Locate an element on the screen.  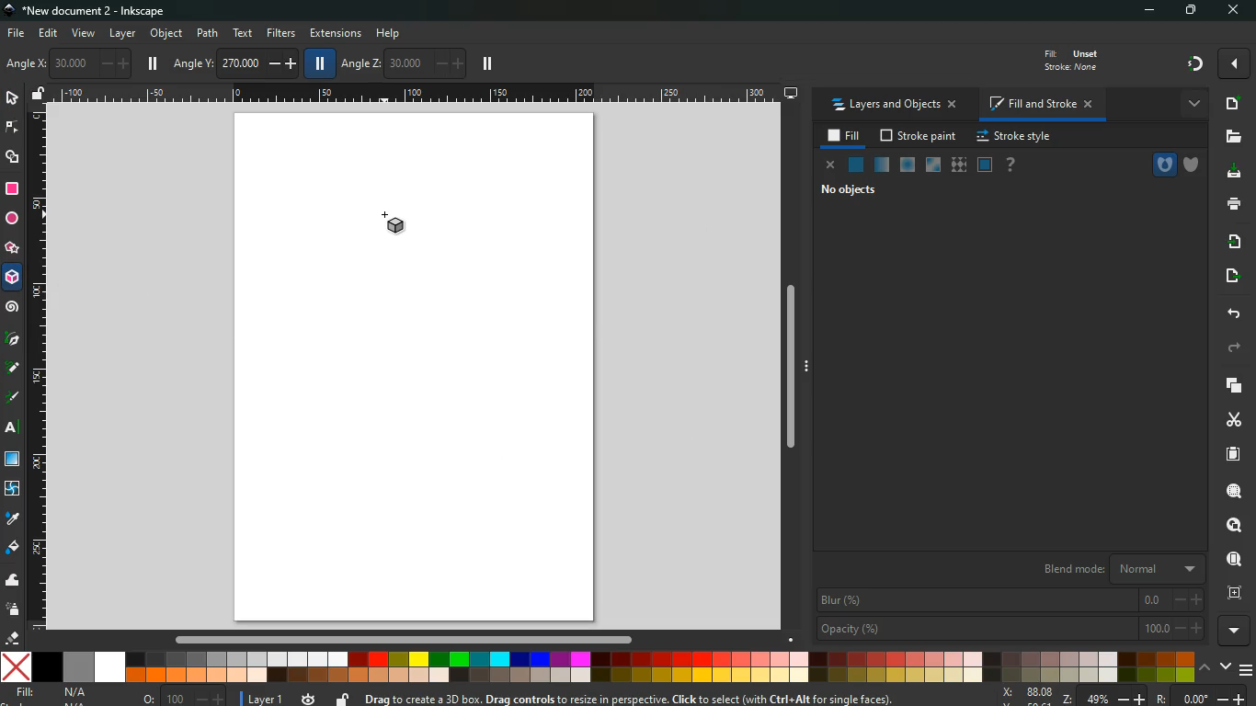
opacity is located at coordinates (1009, 627).